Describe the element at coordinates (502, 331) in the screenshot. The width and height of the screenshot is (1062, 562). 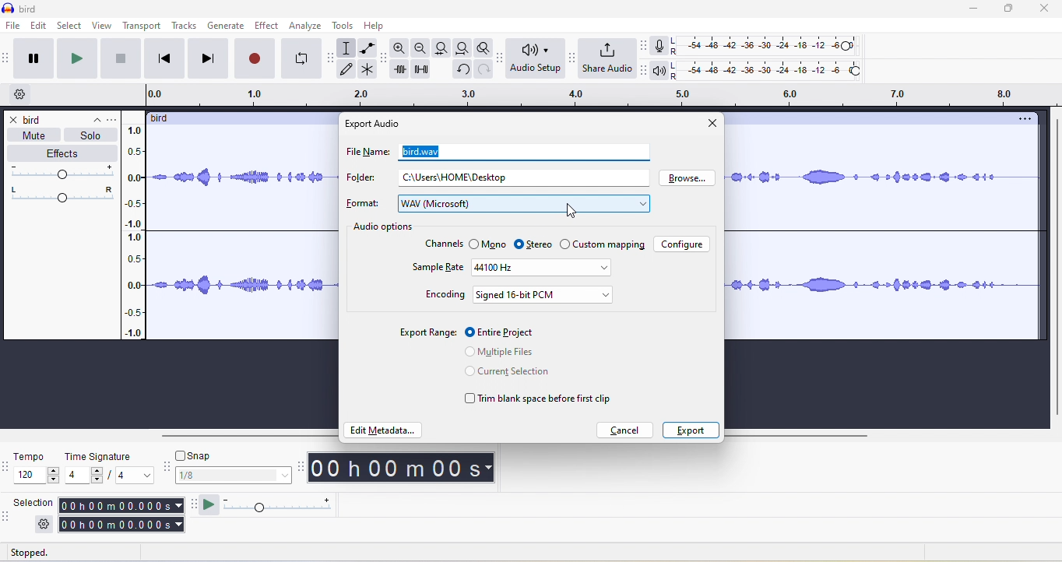
I see `entire project` at that location.